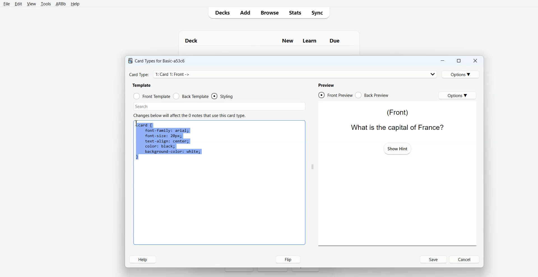 This screenshot has height=277, width=538. What do you see at coordinates (335, 95) in the screenshot?
I see `Front Preview` at bounding box center [335, 95].